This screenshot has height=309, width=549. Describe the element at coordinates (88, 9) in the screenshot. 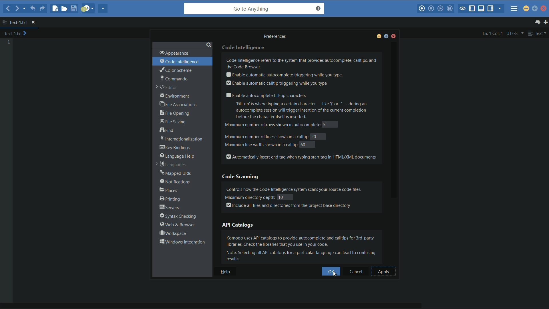

I see `jump to next syntax correcting result` at that location.